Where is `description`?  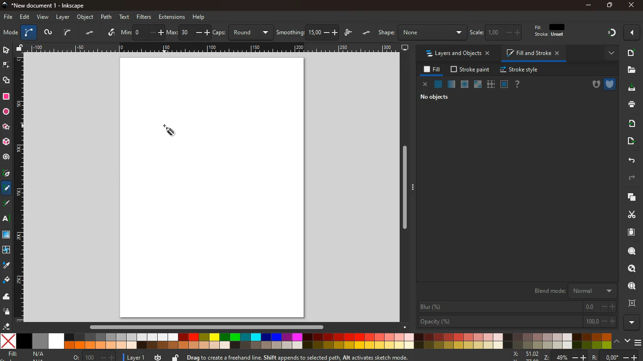
description is located at coordinates (320, 356).